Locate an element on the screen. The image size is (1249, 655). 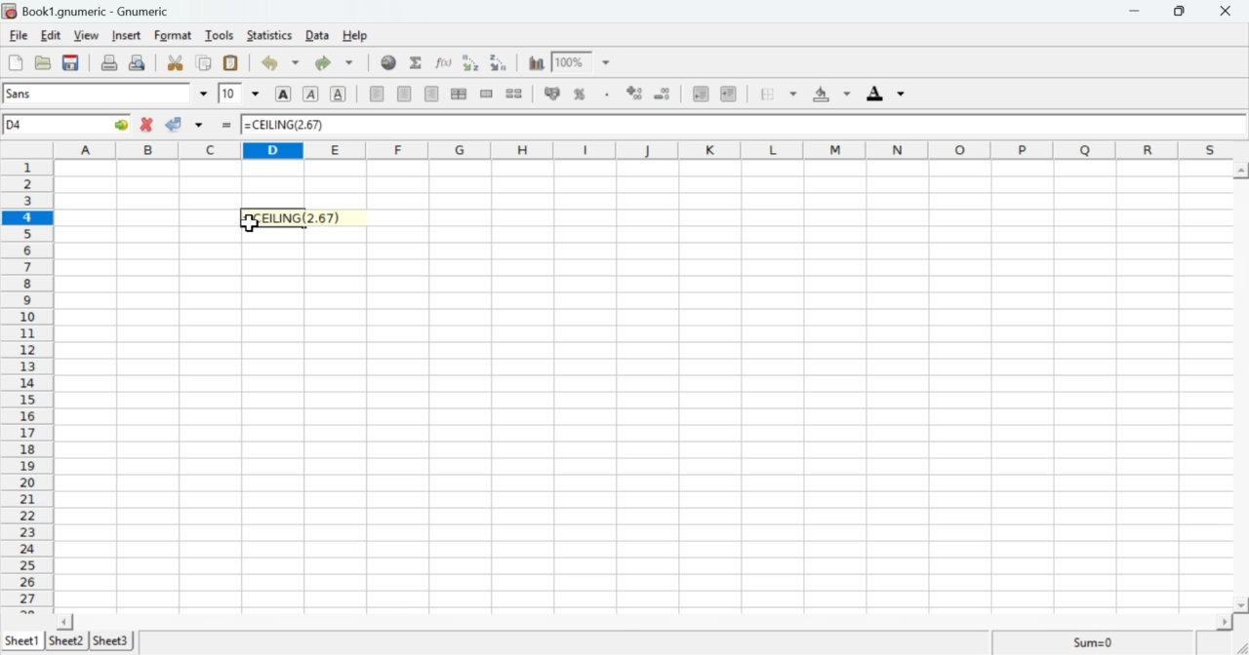
Decrease number of decimals is located at coordinates (665, 94).